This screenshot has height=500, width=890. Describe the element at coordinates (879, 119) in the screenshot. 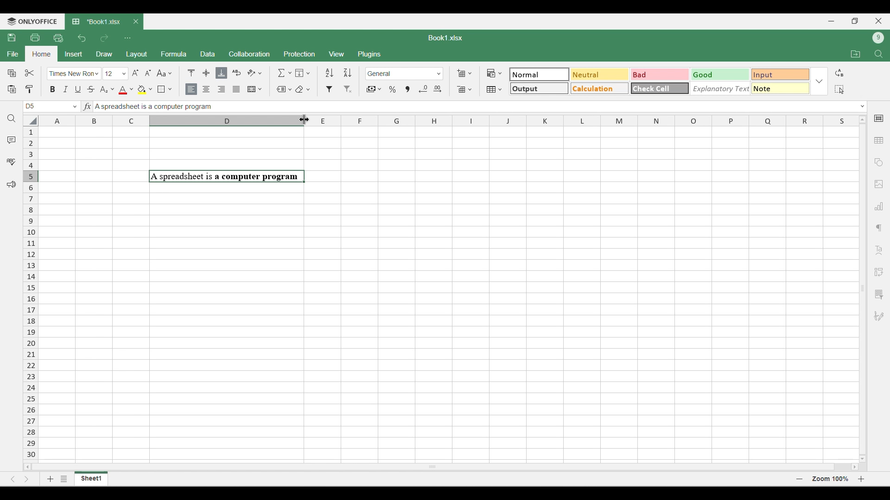

I see `Cell settings` at that location.